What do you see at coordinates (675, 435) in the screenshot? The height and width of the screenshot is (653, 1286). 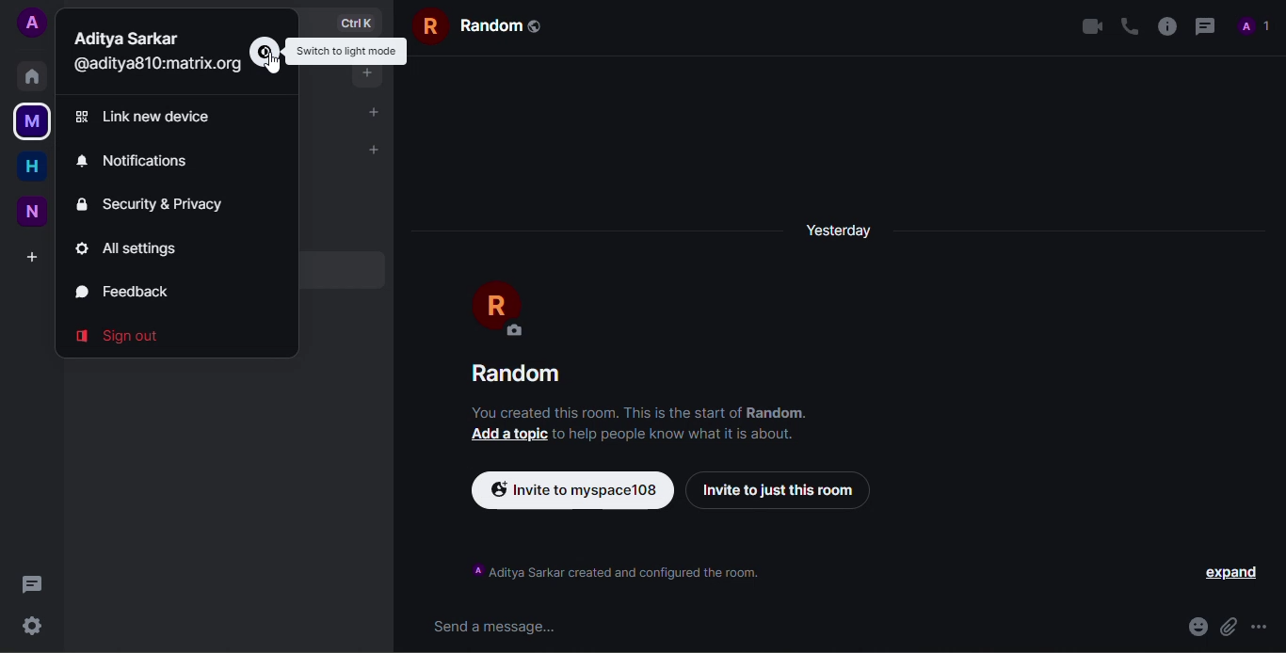 I see `info` at bounding box center [675, 435].